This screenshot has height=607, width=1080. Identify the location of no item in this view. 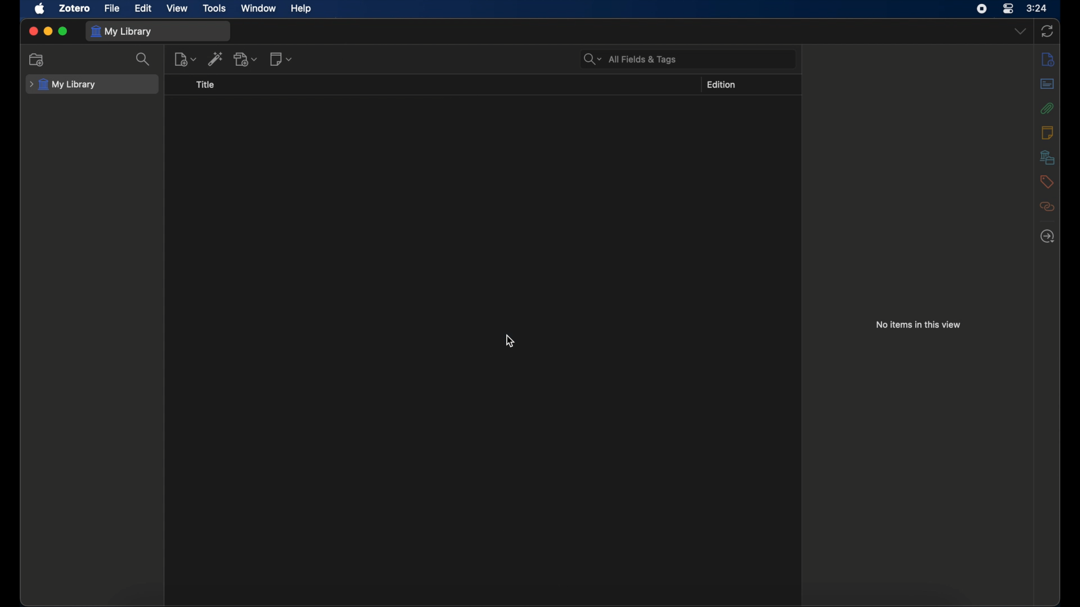
(918, 325).